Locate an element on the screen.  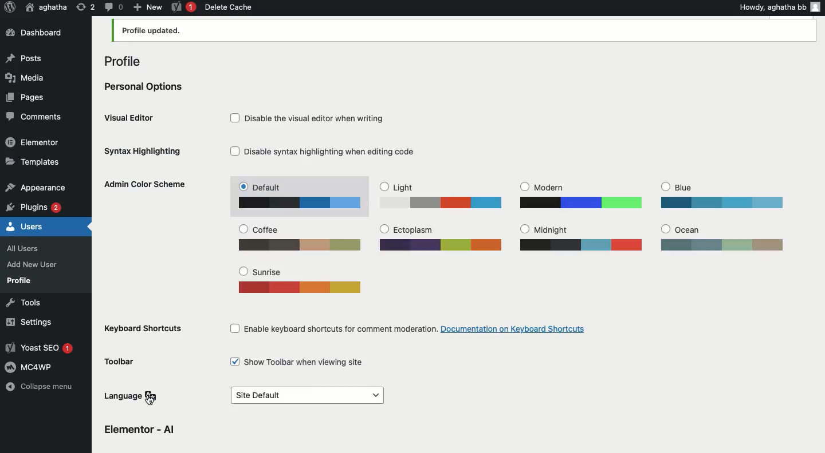
Keyboard shortcuts is located at coordinates (140, 328).